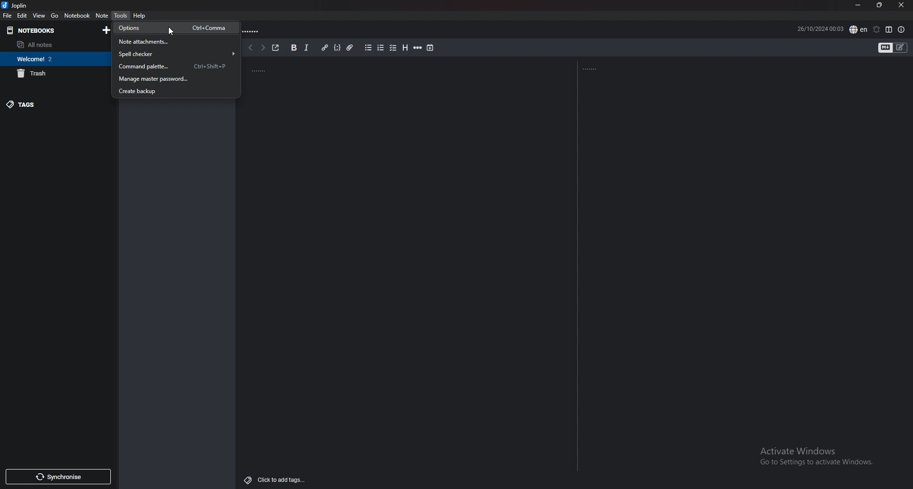  What do you see at coordinates (814, 457) in the screenshot?
I see `` at bounding box center [814, 457].